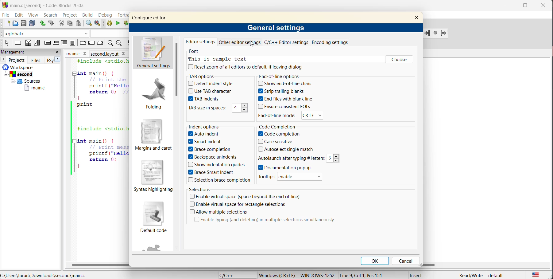 This screenshot has height=279, width=553. Describe the element at coordinates (293, 76) in the screenshot. I see `end of line options` at that location.